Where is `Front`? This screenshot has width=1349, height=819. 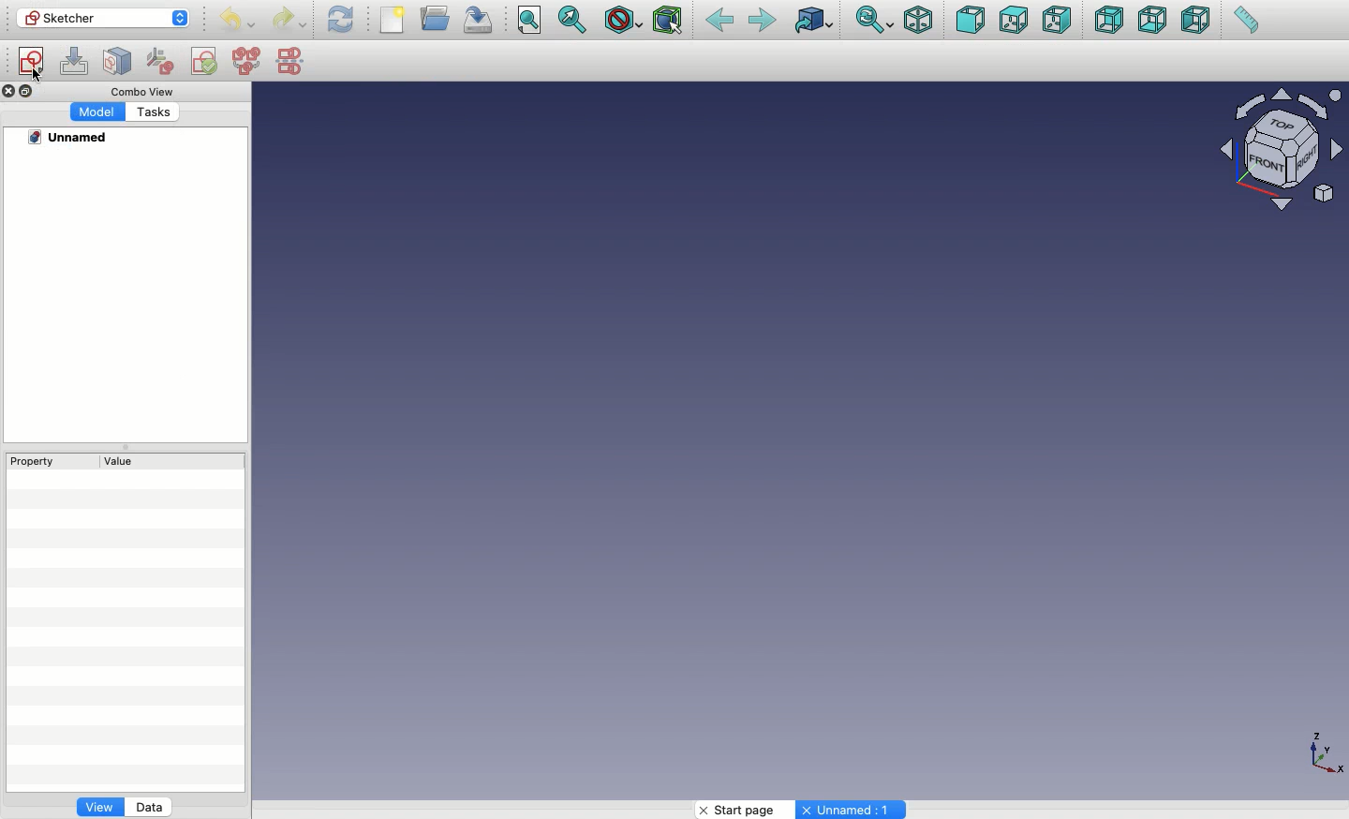
Front is located at coordinates (970, 20).